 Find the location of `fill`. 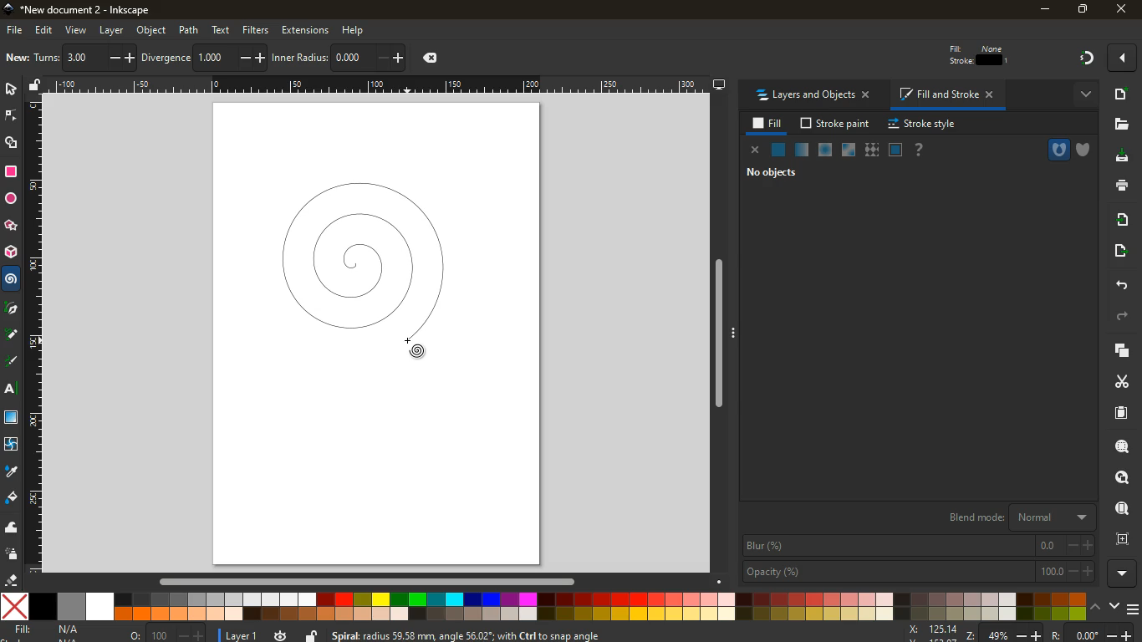

fill is located at coordinates (10, 498).